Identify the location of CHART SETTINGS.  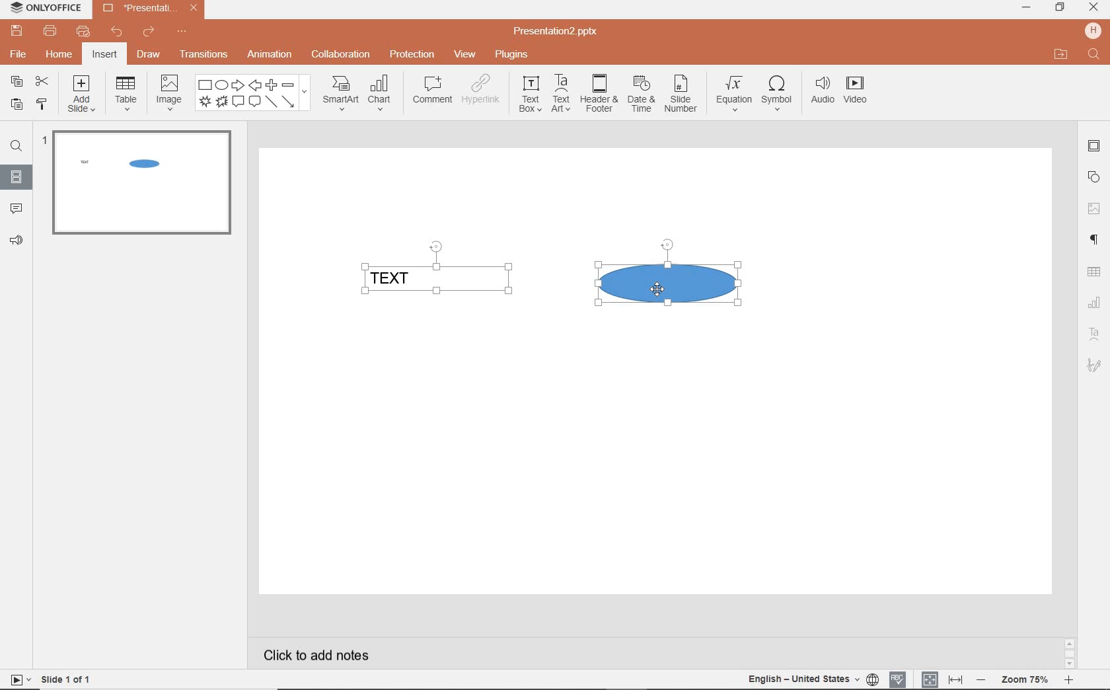
(1095, 303).